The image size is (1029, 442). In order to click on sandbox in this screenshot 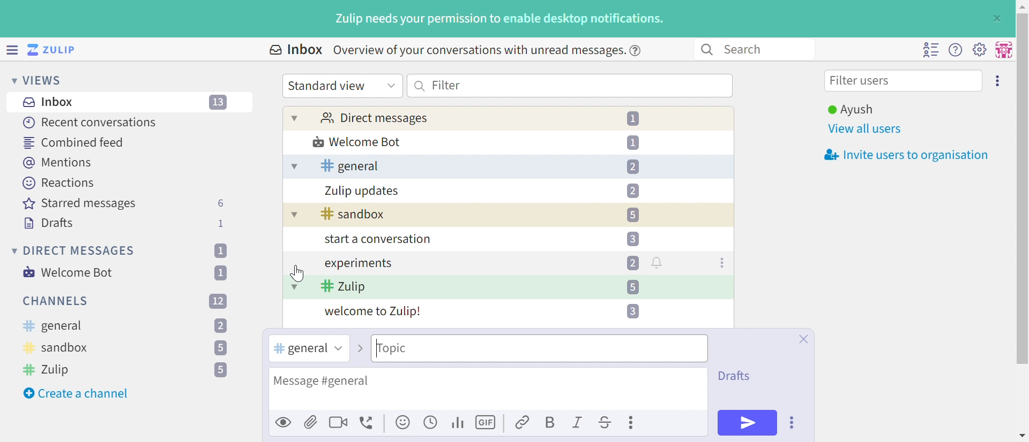, I will do `click(353, 215)`.